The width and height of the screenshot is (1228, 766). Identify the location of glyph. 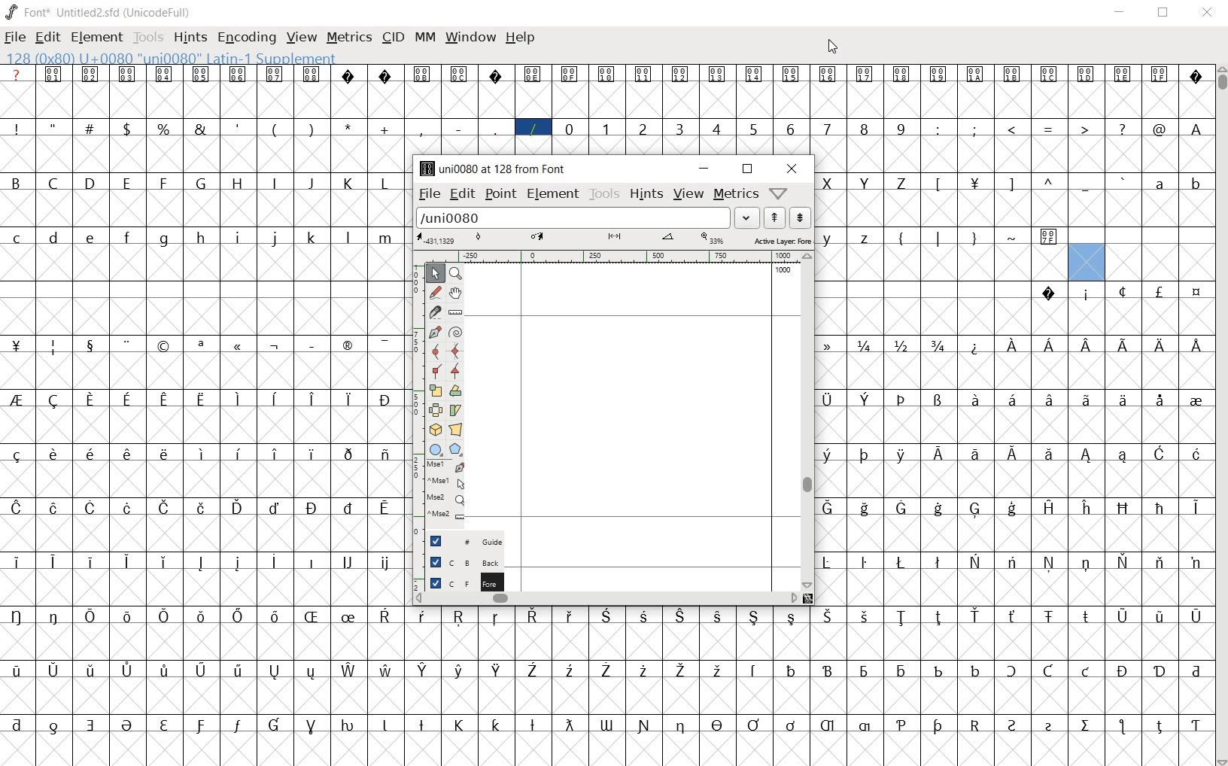
(570, 671).